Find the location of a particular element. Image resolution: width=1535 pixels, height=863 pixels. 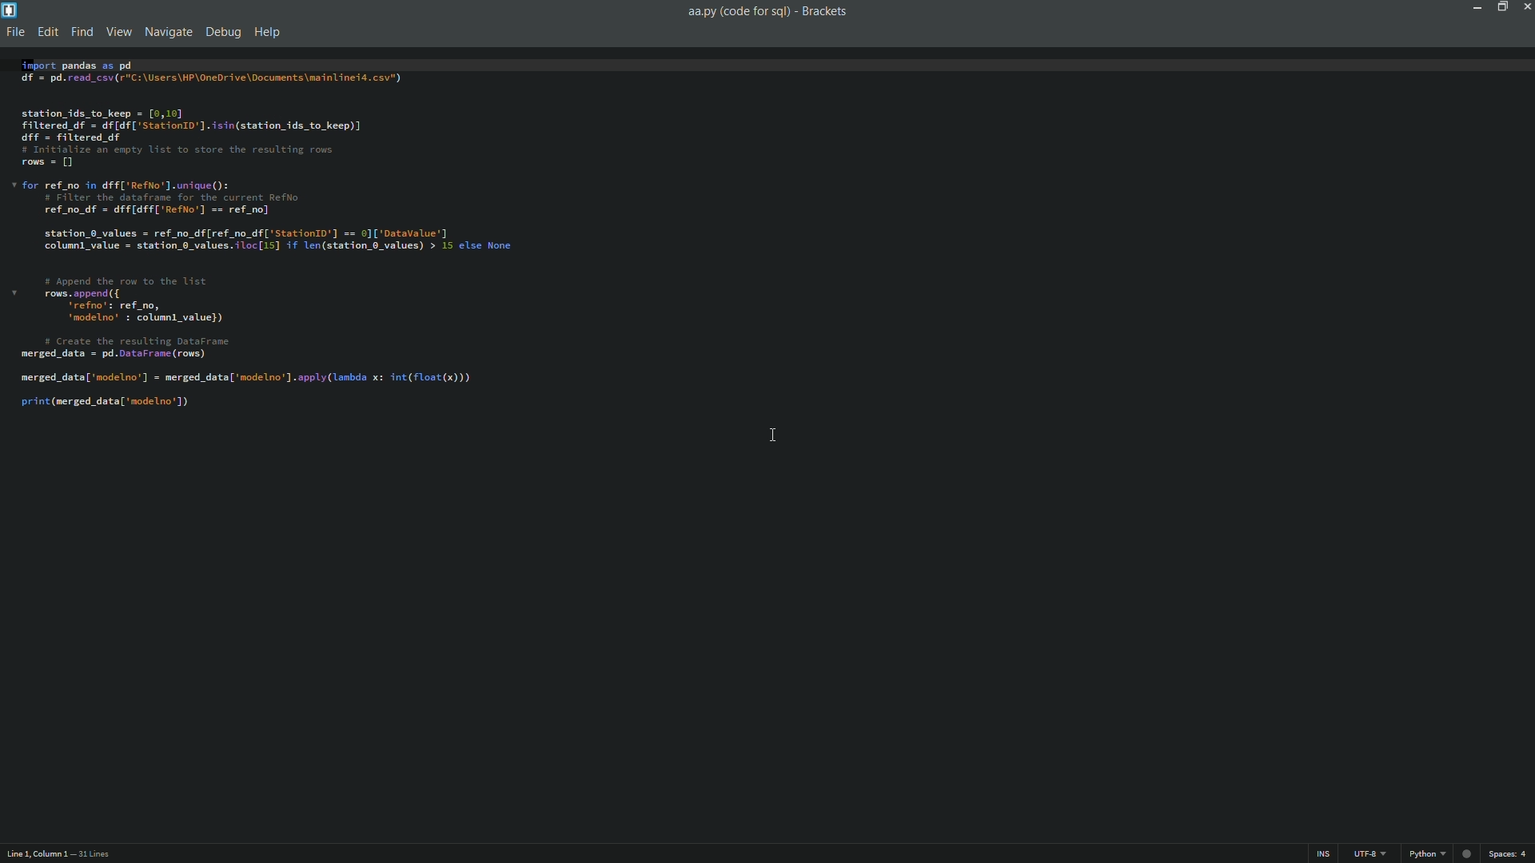

file menu is located at coordinates (14, 34).